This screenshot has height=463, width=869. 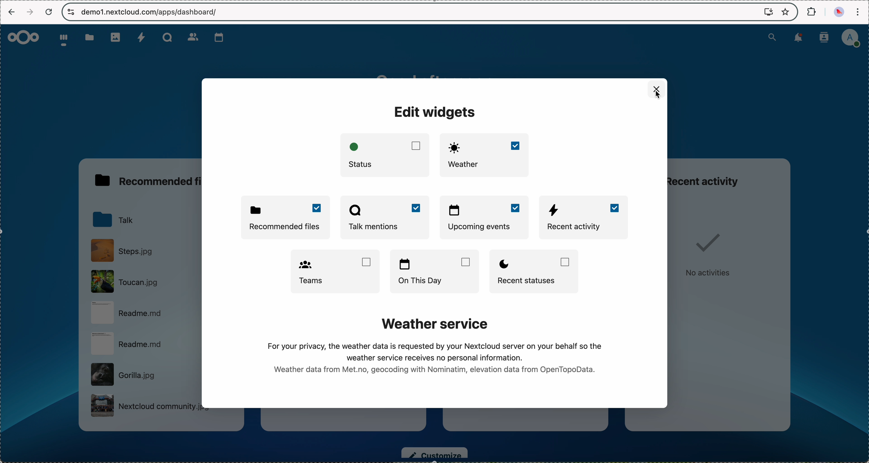 I want to click on photos, so click(x=116, y=37).